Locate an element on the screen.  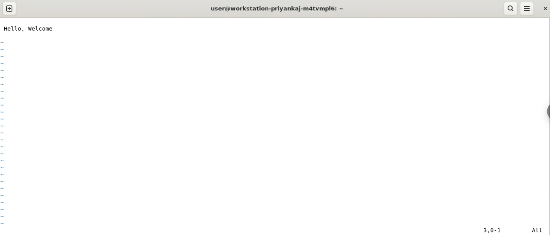
hello, welcome is located at coordinates (28, 28).